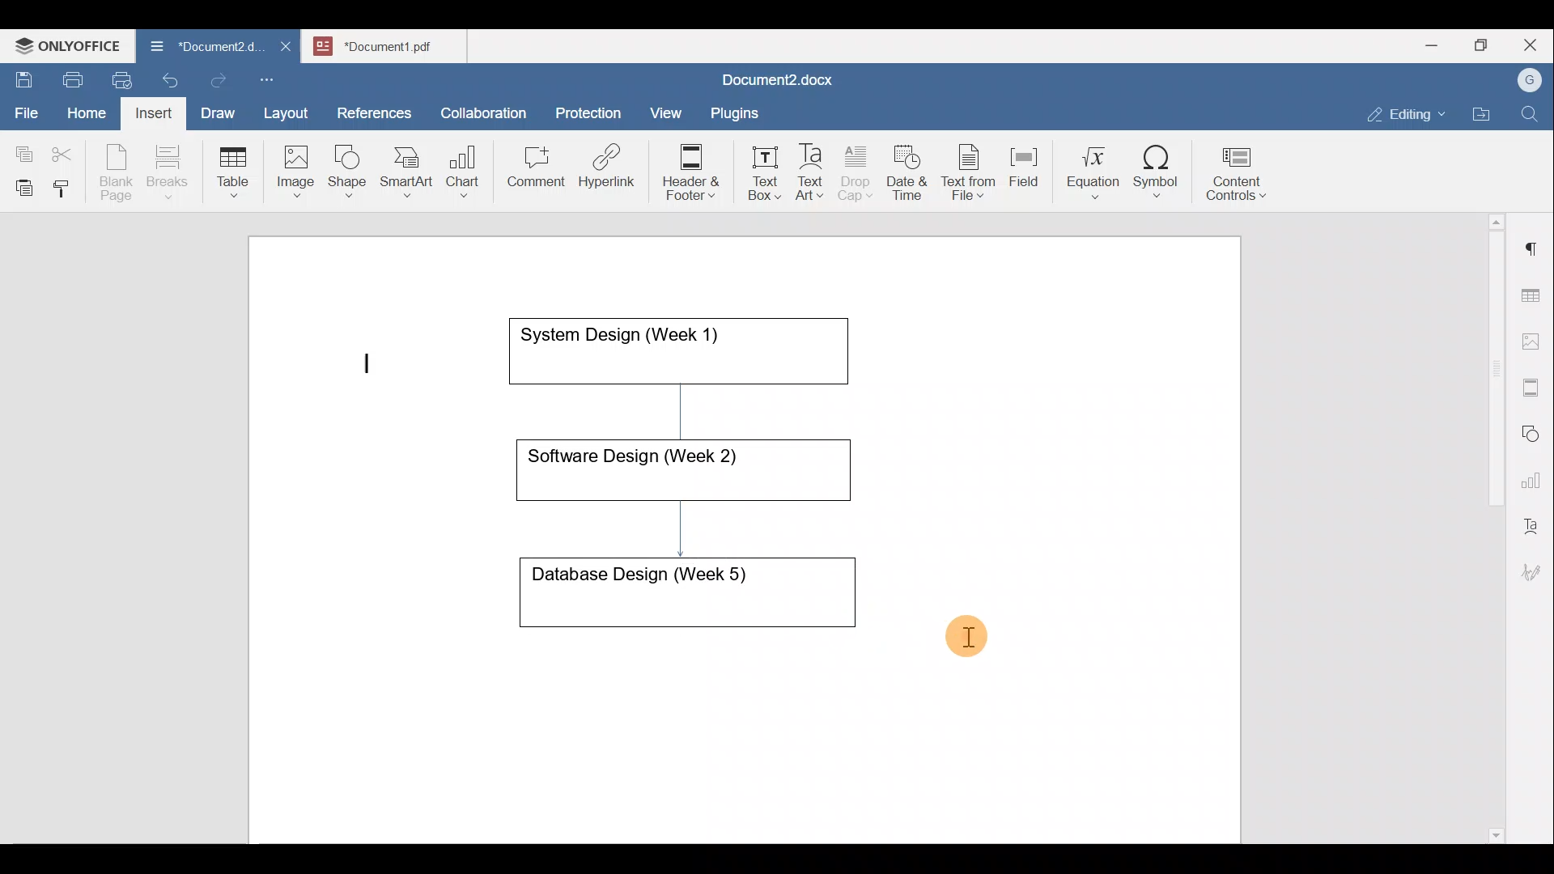 This screenshot has height=874, width=1554. Describe the element at coordinates (20, 184) in the screenshot. I see `Paste` at that location.